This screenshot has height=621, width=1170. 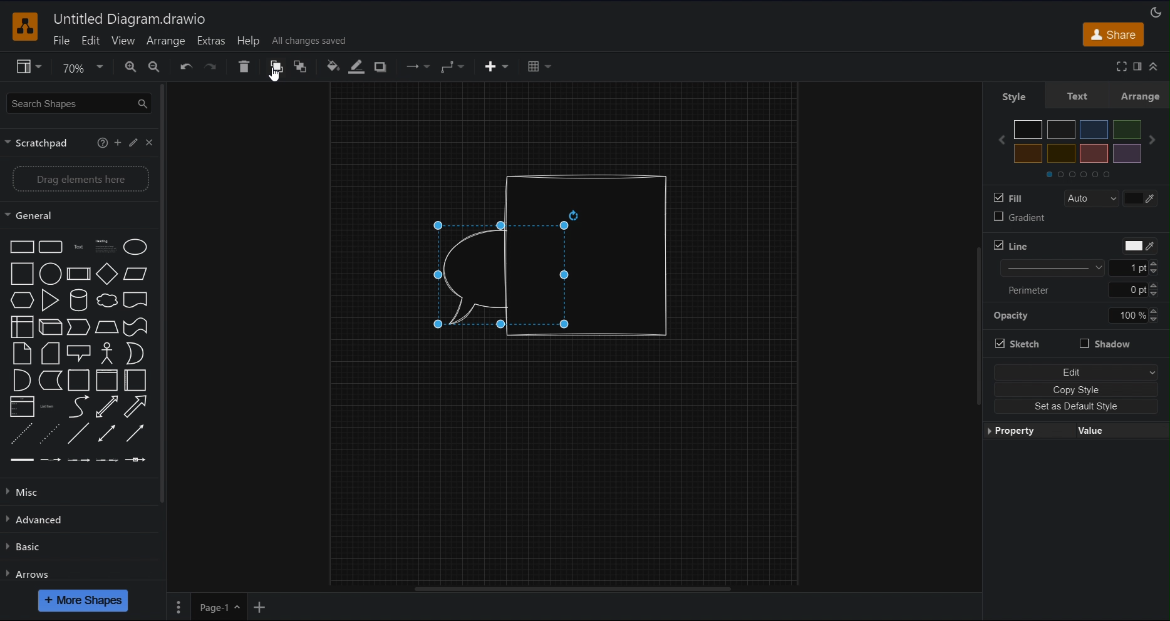 What do you see at coordinates (185, 66) in the screenshot?
I see `Undo` at bounding box center [185, 66].